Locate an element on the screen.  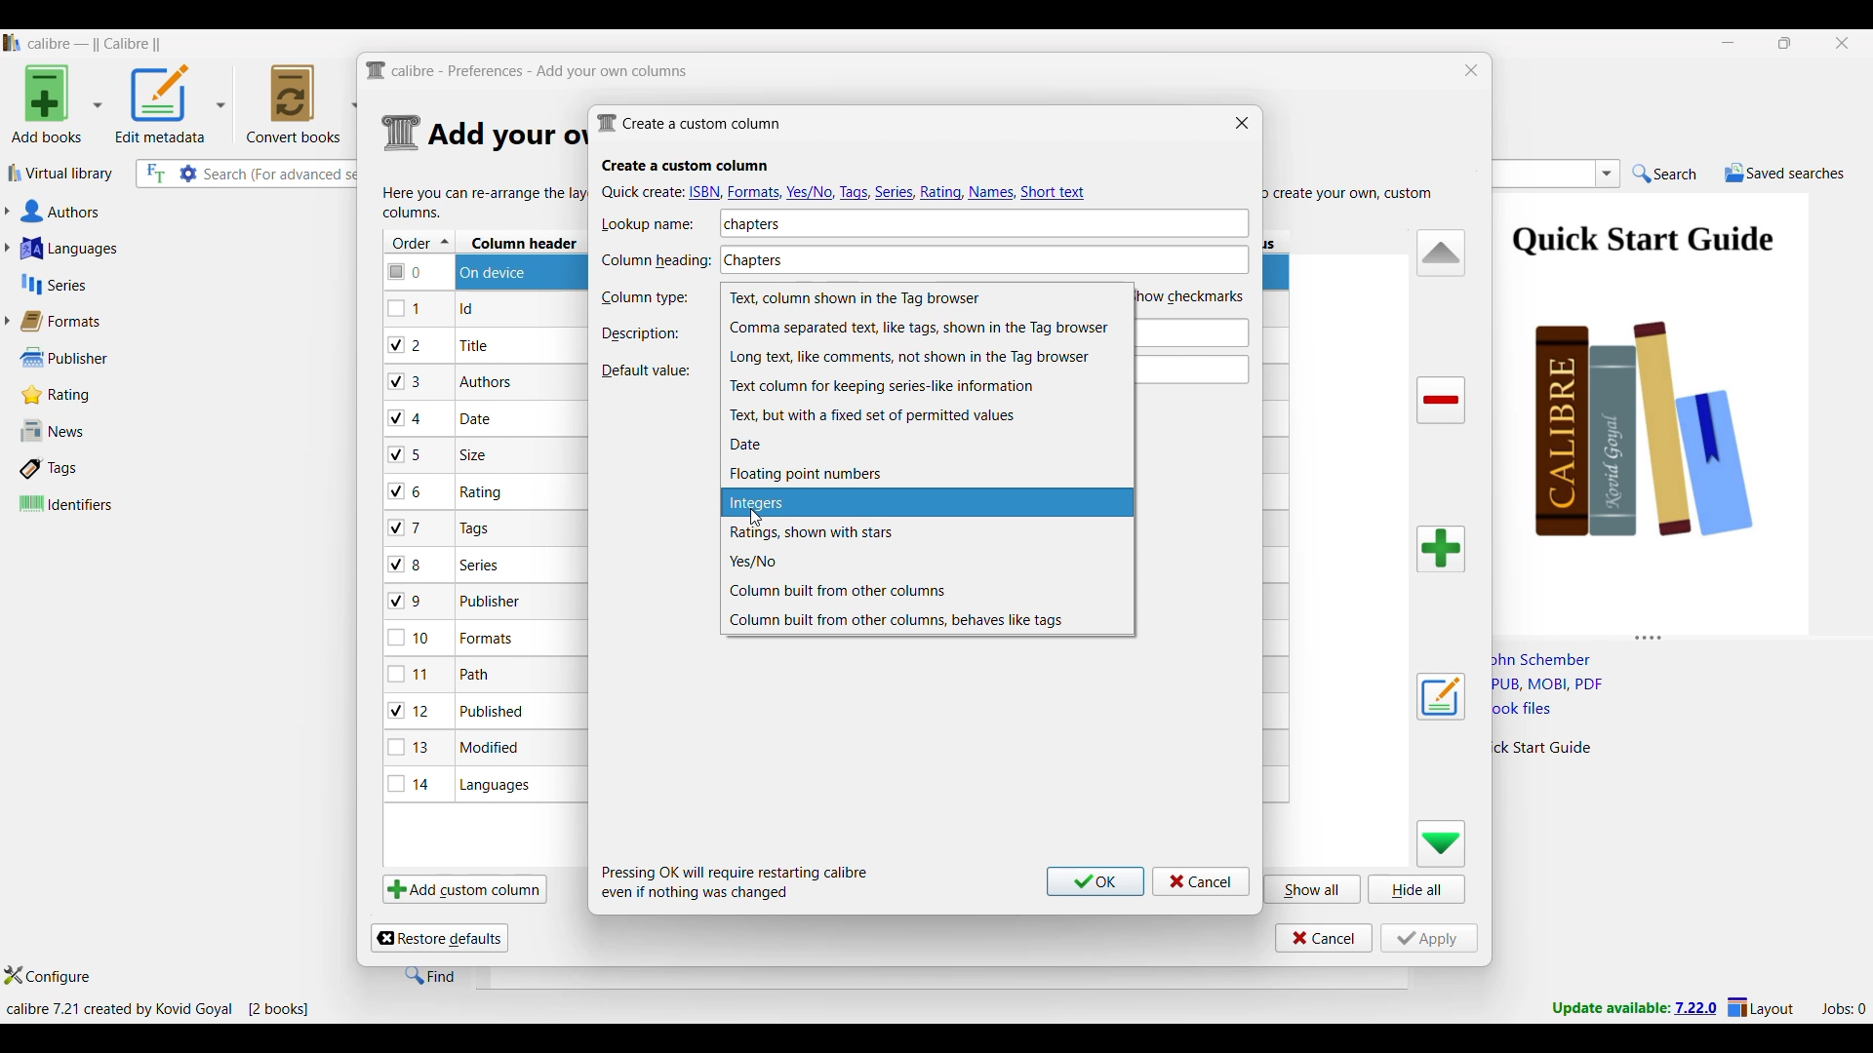
checkbox - 14 is located at coordinates (410, 783).